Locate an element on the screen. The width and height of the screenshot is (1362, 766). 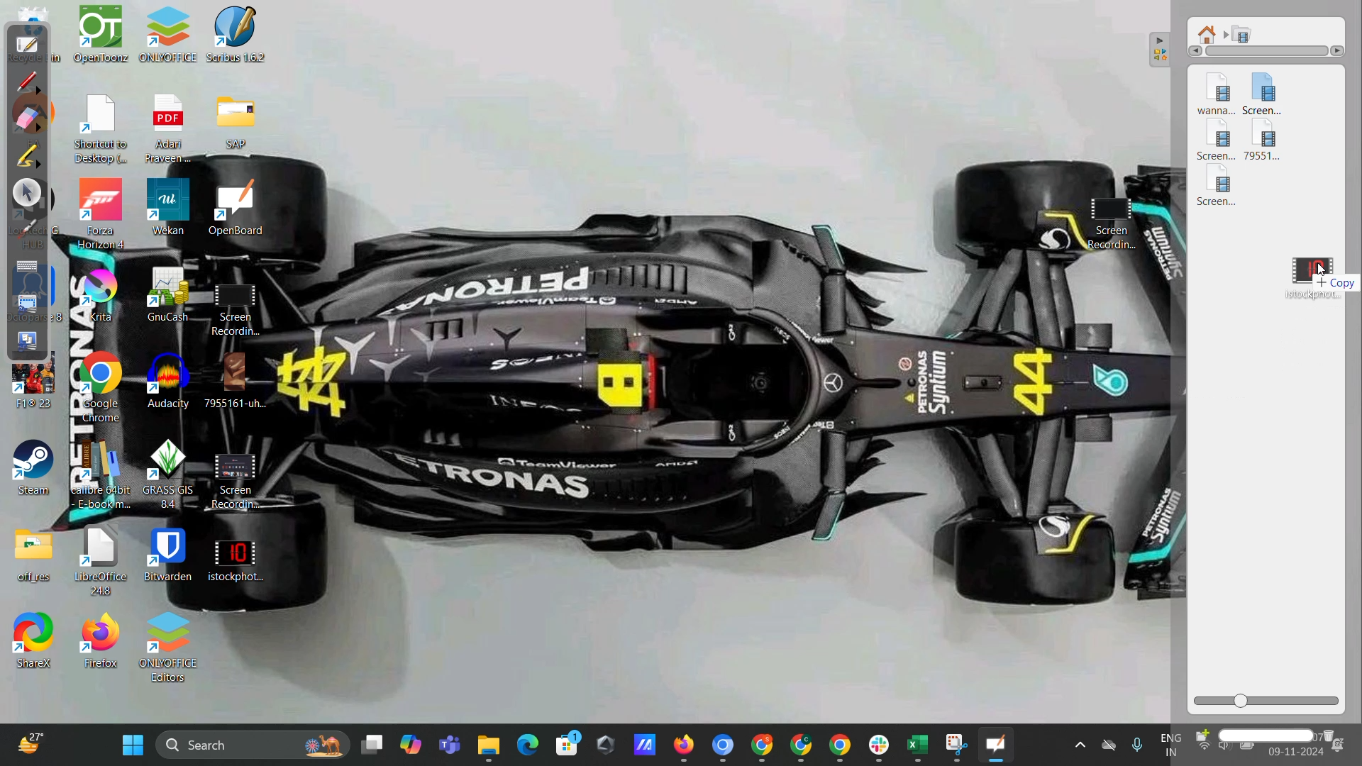
minimized snipping tool is located at coordinates (954, 743).